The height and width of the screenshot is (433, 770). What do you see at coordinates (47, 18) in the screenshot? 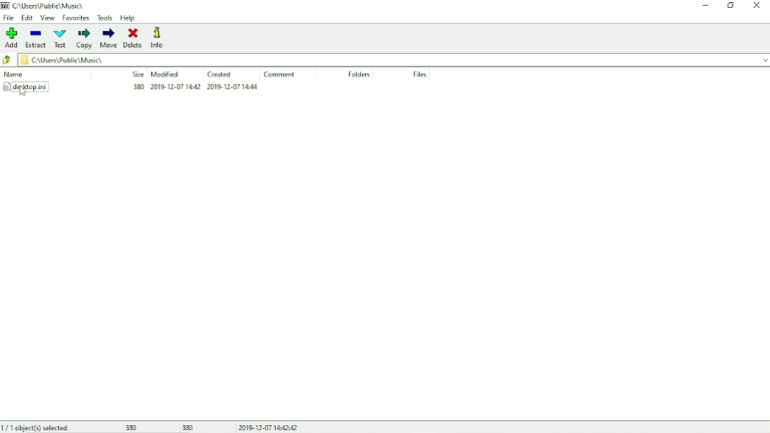
I see `View` at bounding box center [47, 18].